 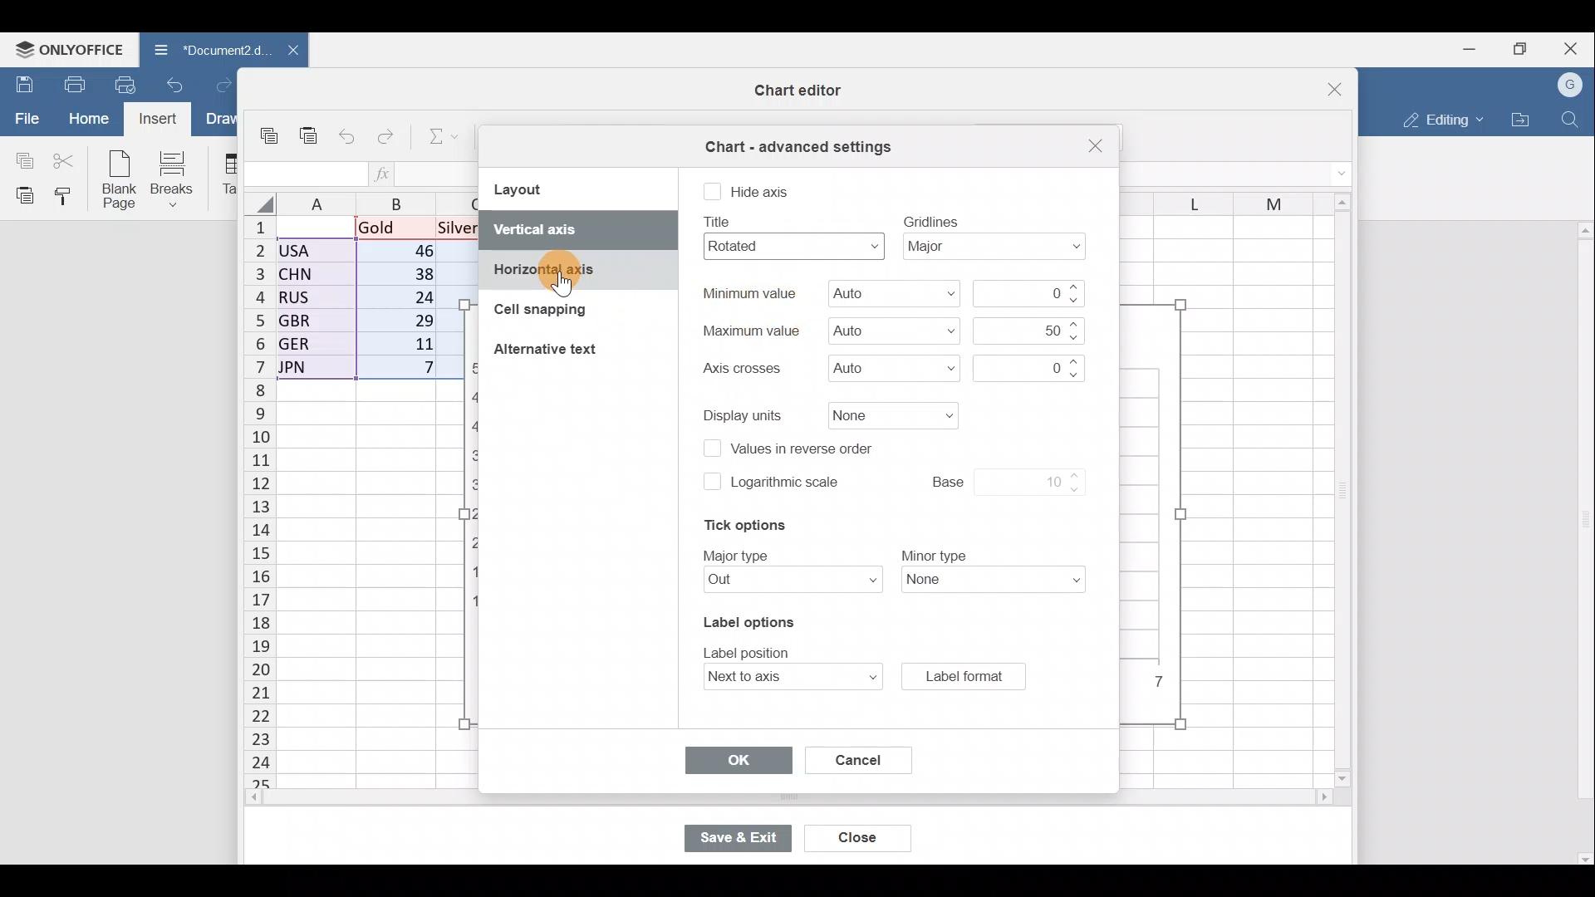 I want to click on text, so click(x=748, y=293).